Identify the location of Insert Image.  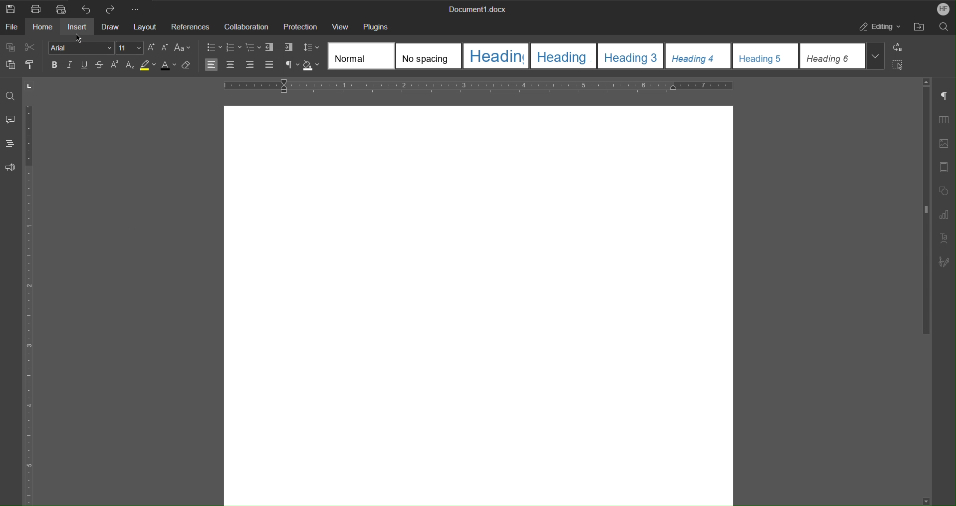
(944, 144).